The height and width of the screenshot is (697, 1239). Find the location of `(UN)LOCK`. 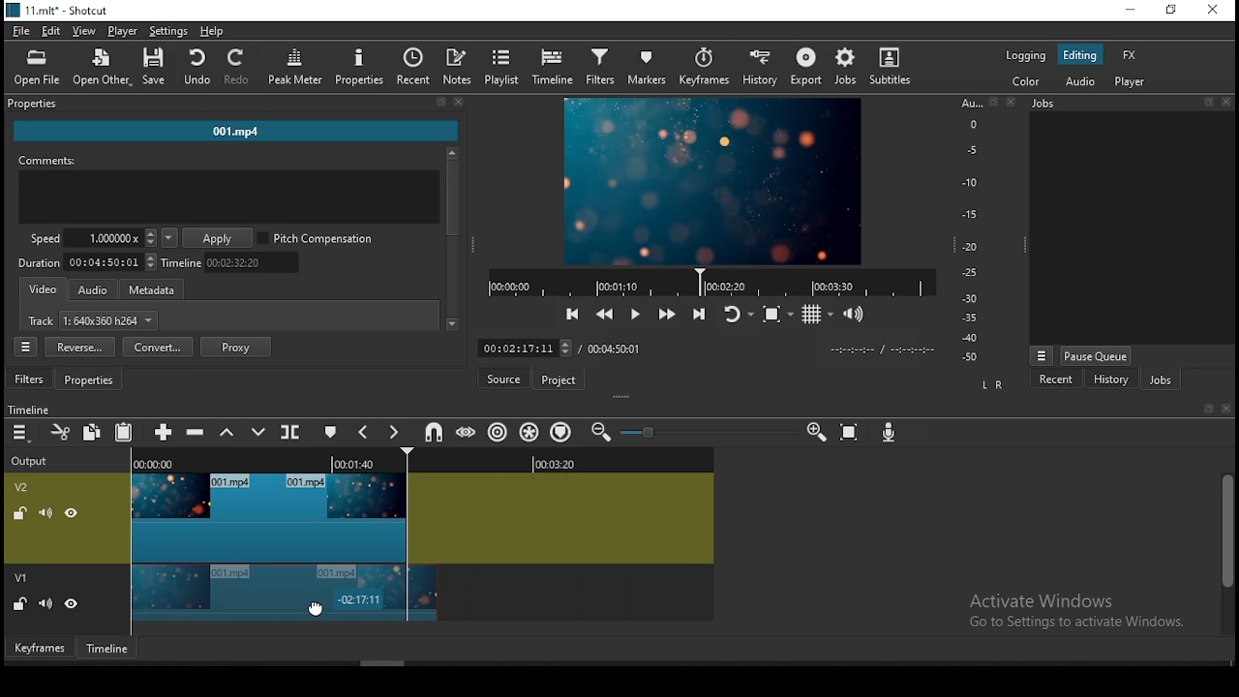

(UN)LOCK is located at coordinates (16, 511).